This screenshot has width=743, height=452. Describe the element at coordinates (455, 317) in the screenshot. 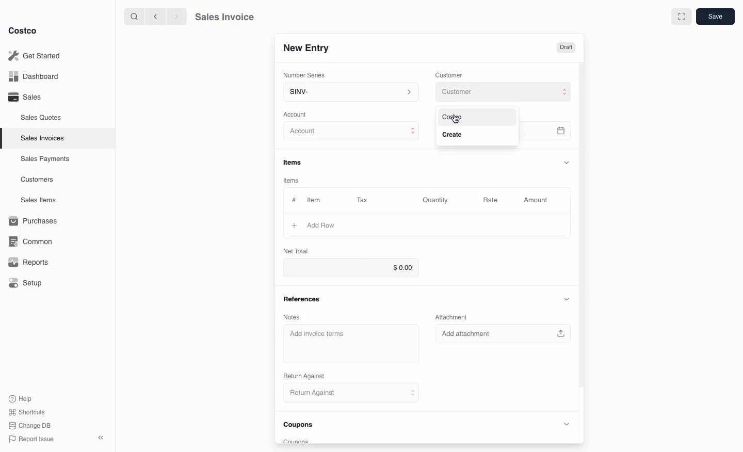

I see `Attachment` at that location.